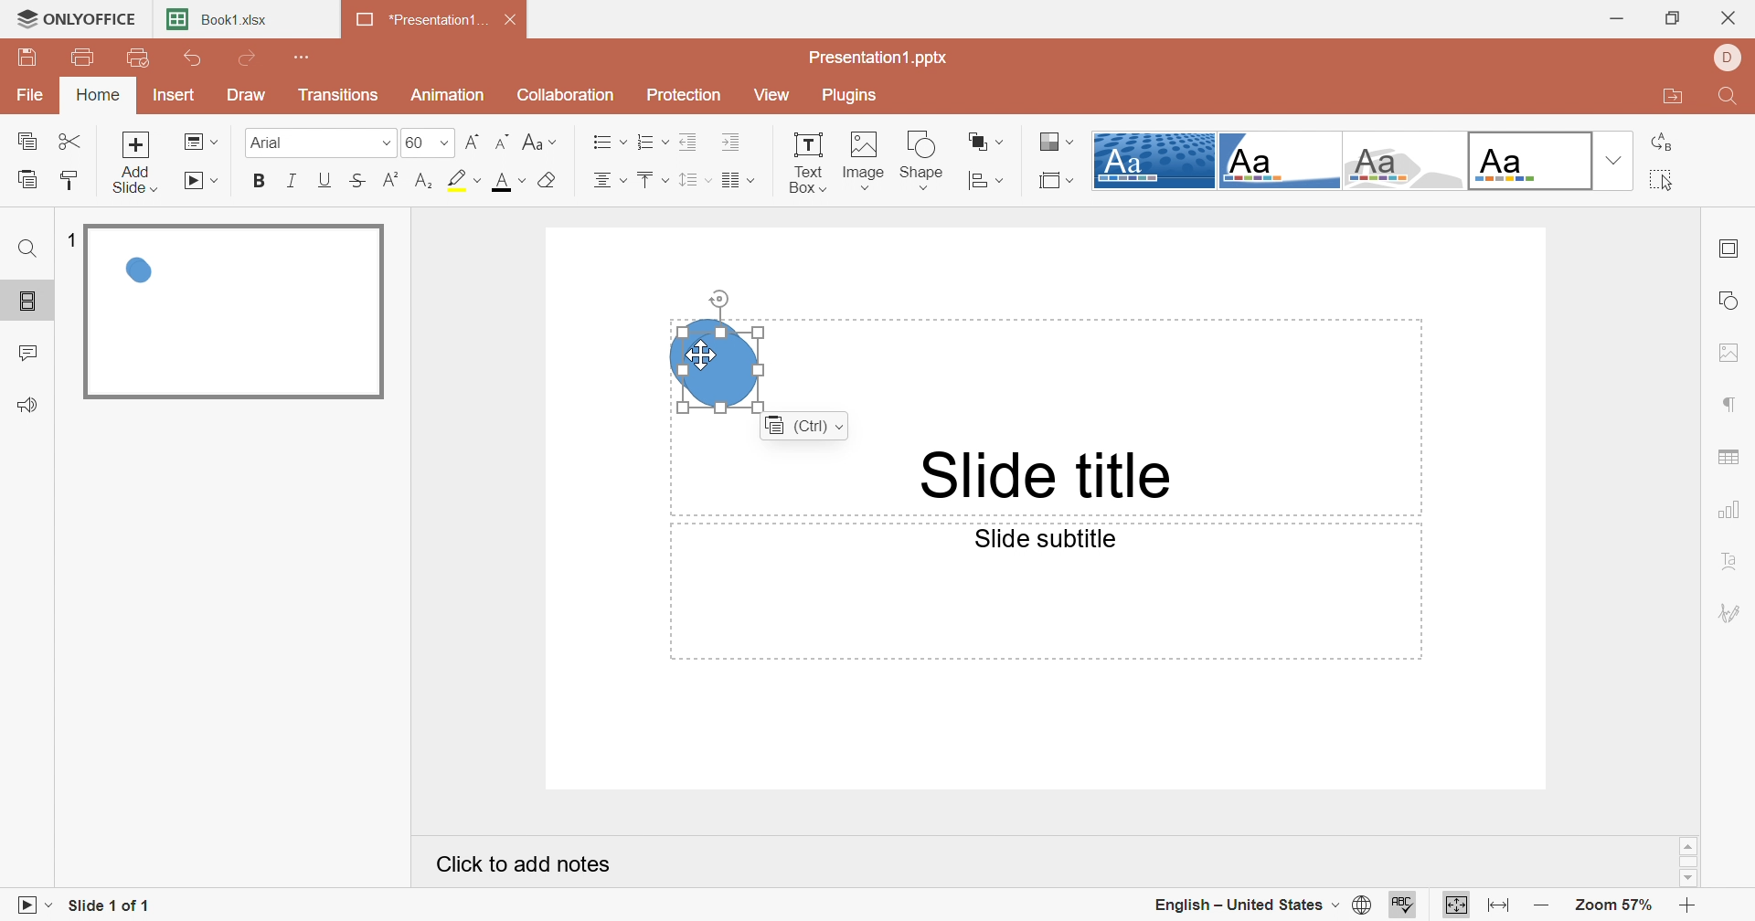 The height and width of the screenshot is (921, 1755). What do you see at coordinates (1456, 904) in the screenshot?
I see `Fit to slide` at bounding box center [1456, 904].